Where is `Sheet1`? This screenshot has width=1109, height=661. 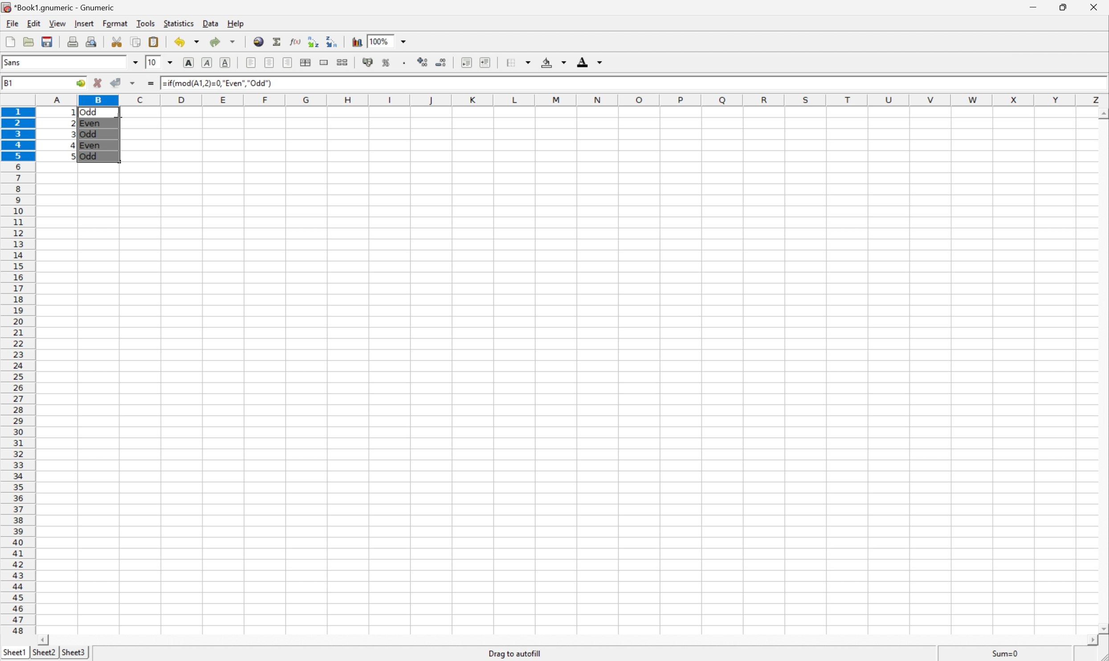 Sheet1 is located at coordinates (14, 653).